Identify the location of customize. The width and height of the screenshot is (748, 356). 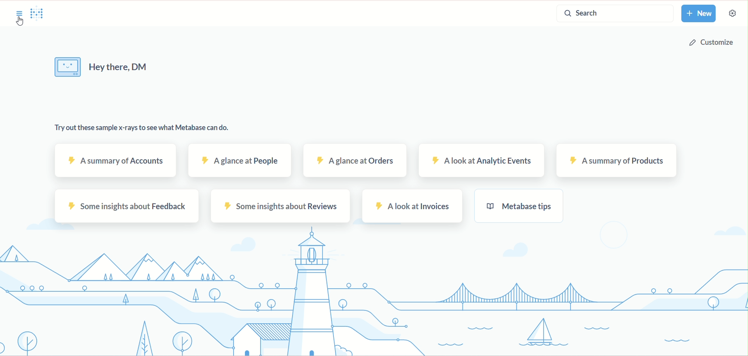
(714, 44).